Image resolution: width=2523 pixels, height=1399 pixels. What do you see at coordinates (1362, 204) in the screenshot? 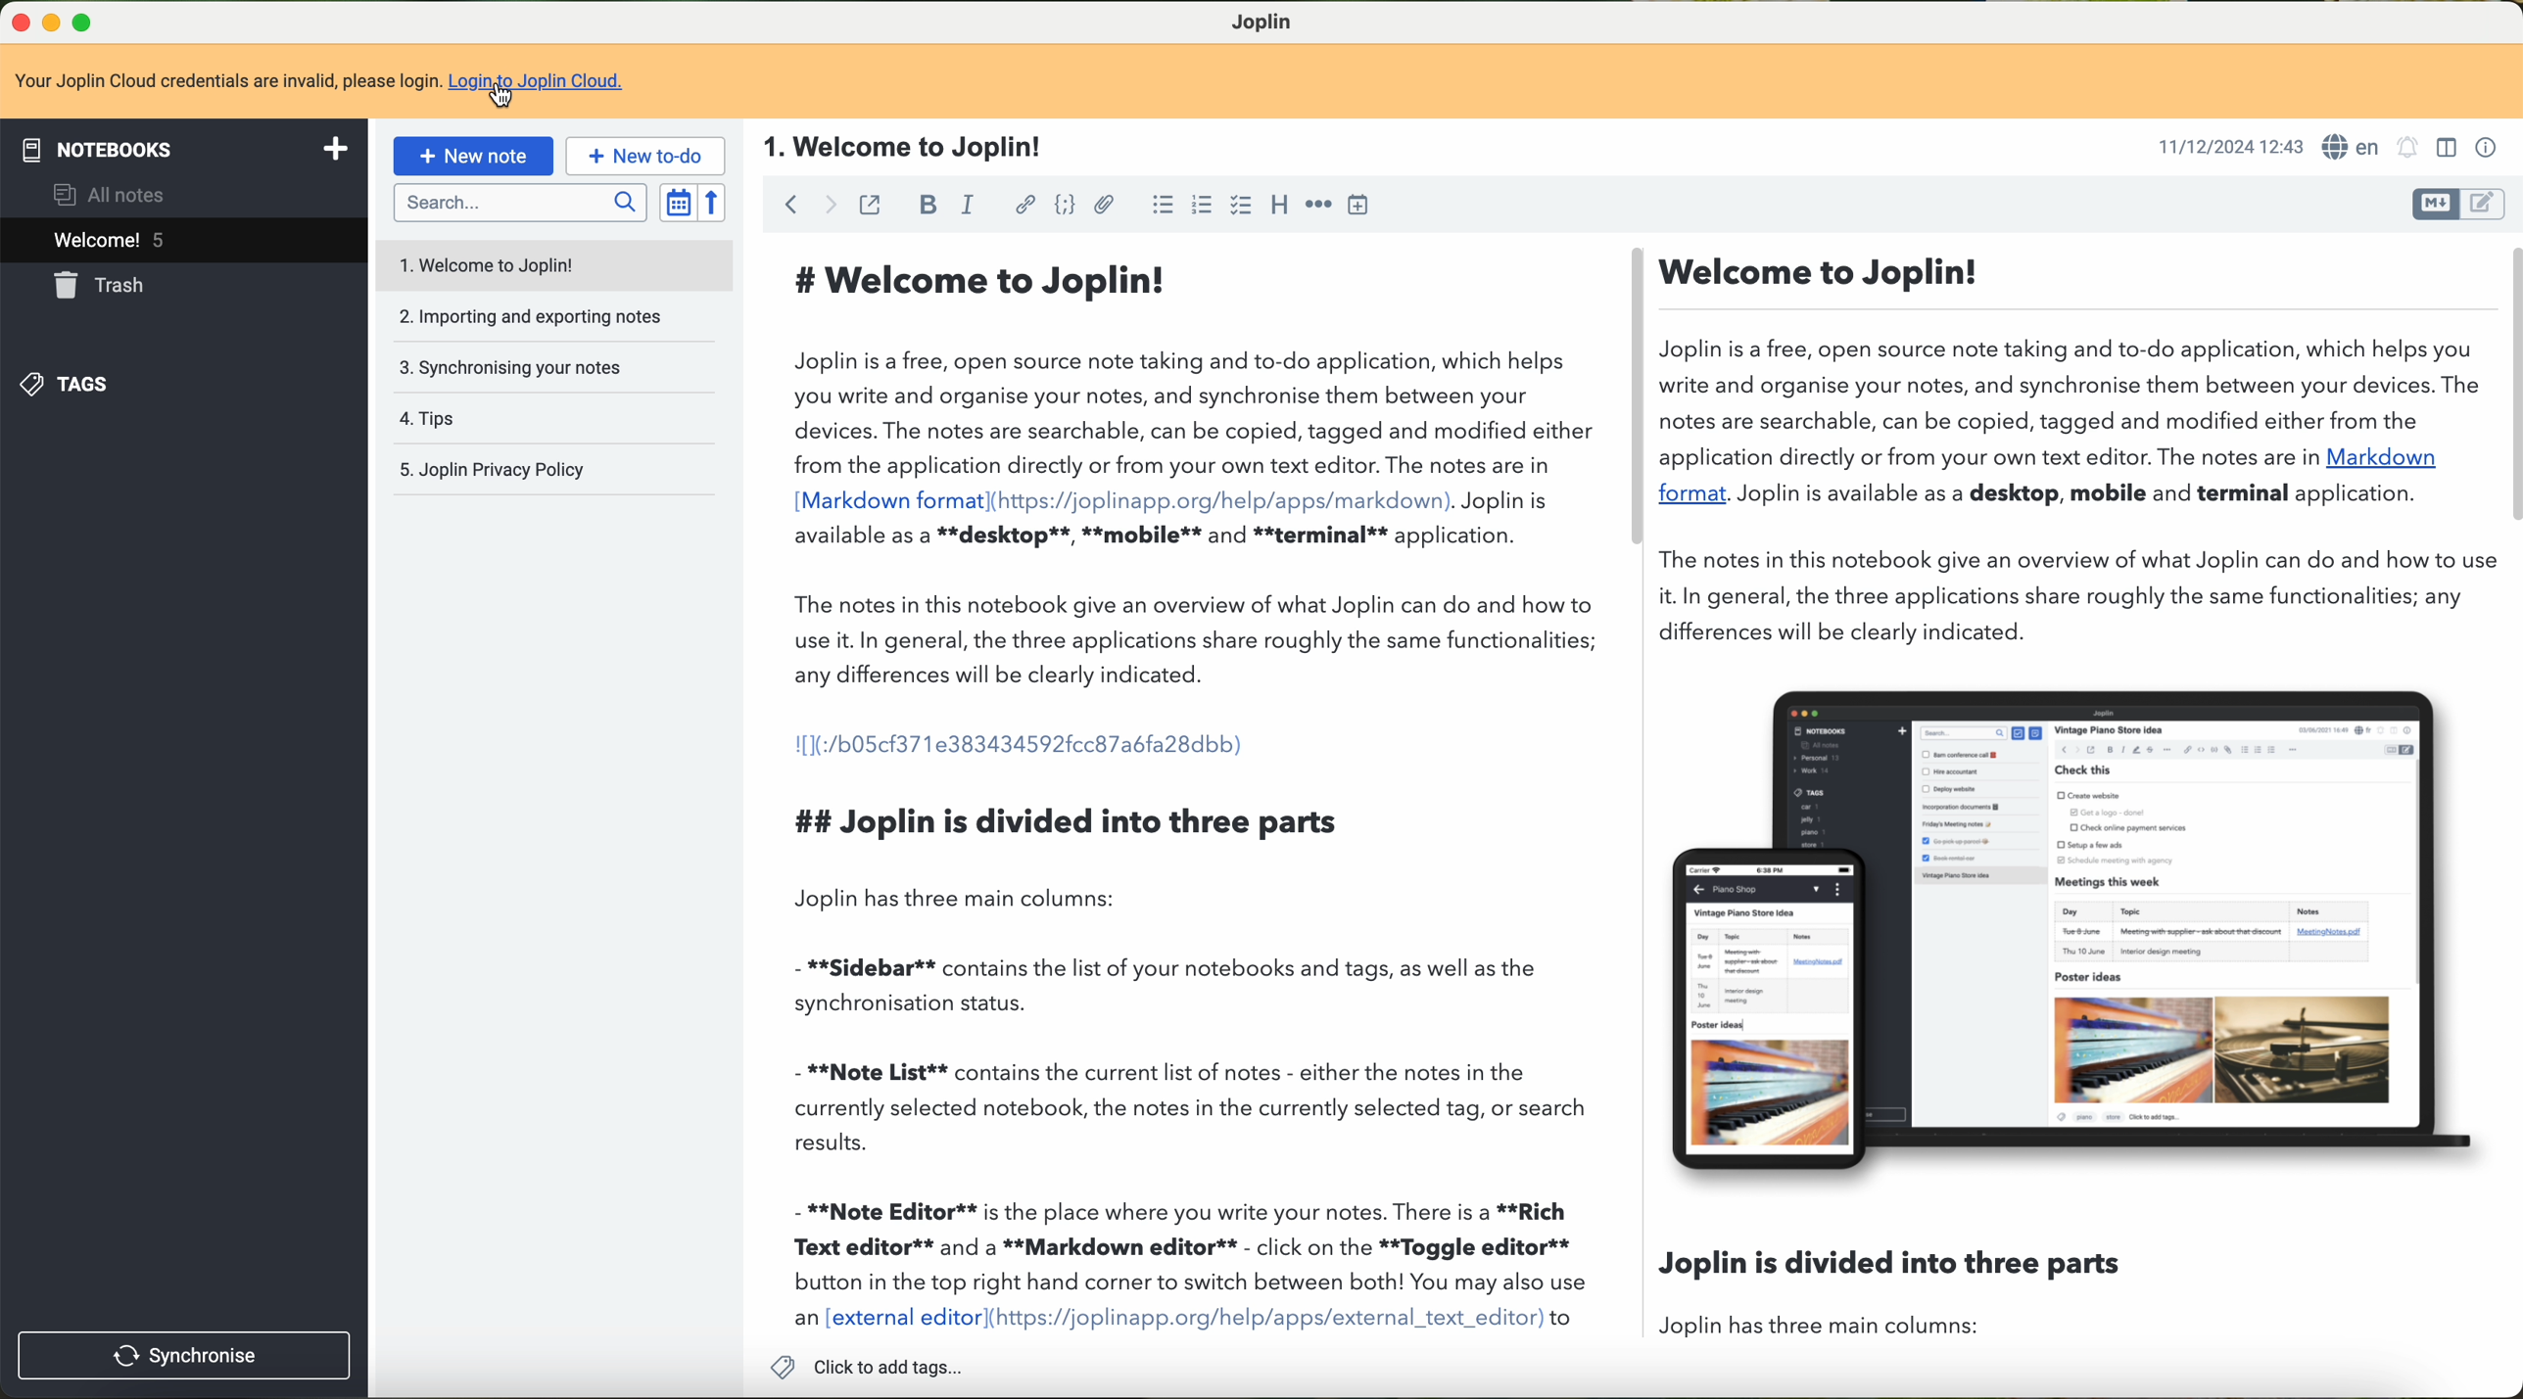
I see `insert time` at bounding box center [1362, 204].